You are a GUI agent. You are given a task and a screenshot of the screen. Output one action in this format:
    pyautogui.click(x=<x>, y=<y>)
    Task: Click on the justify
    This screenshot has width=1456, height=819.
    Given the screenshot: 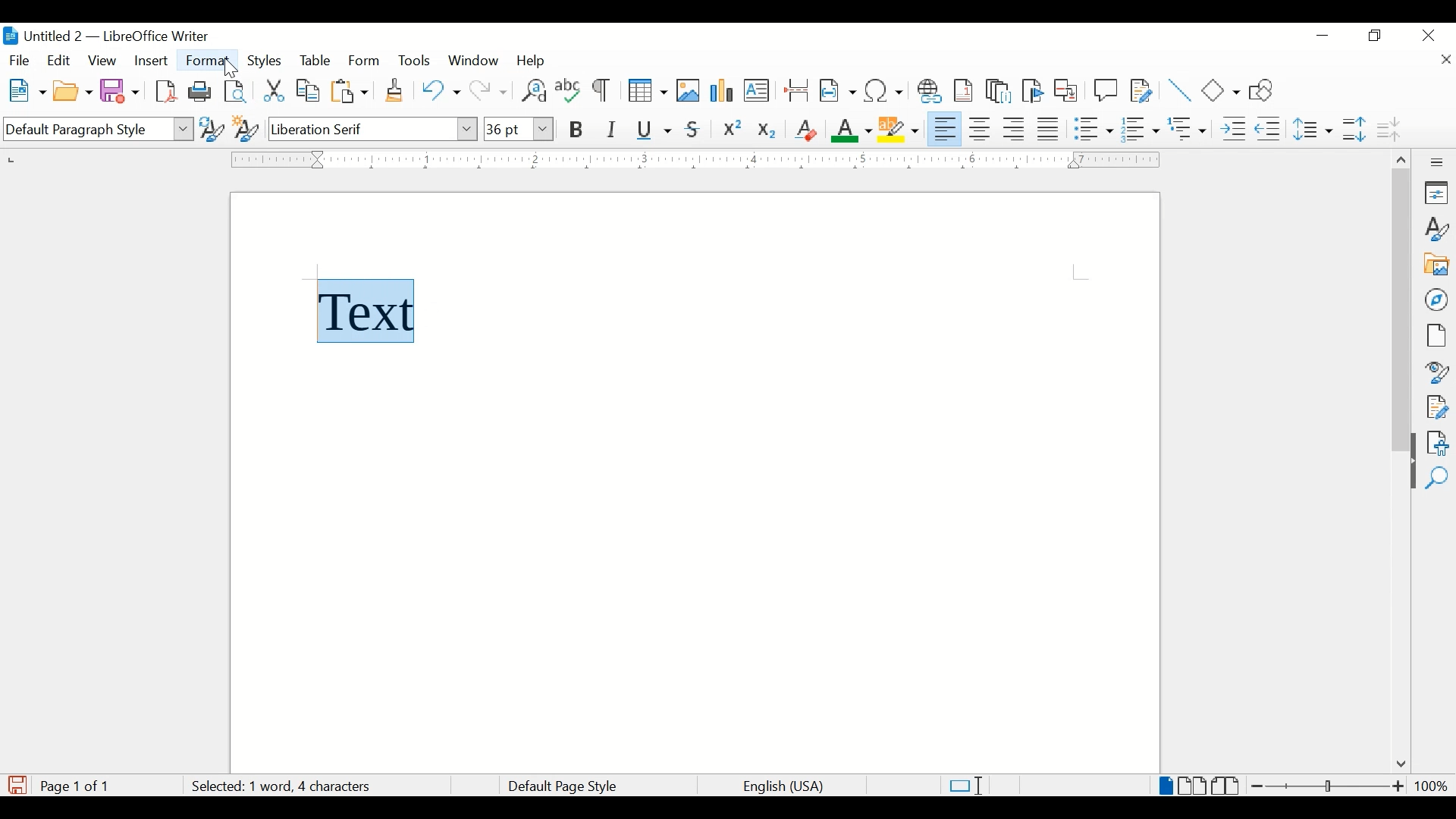 What is the action you would take?
    pyautogui.click(x=1049, y=129)
    